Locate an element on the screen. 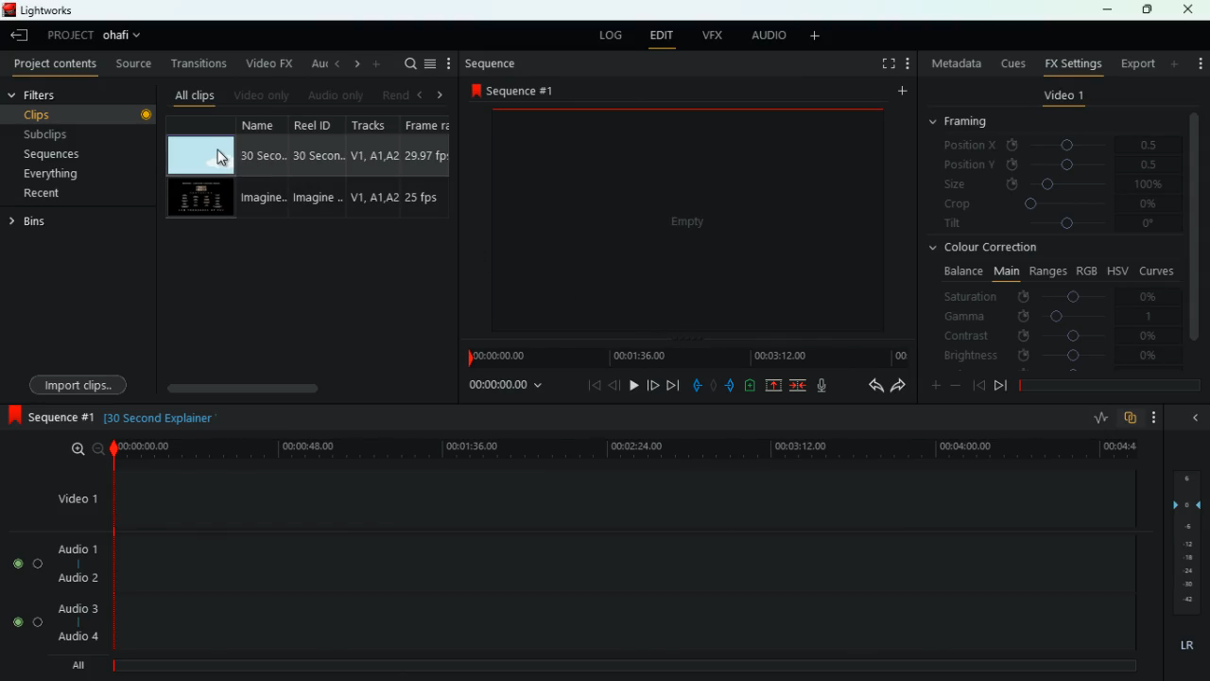 Image resolution: width=1210 pixels, height=681 pixels. join is located at coordinates (797, 386).